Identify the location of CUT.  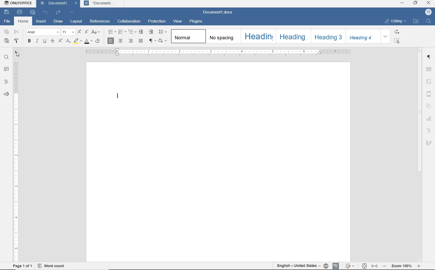
(16, 32).